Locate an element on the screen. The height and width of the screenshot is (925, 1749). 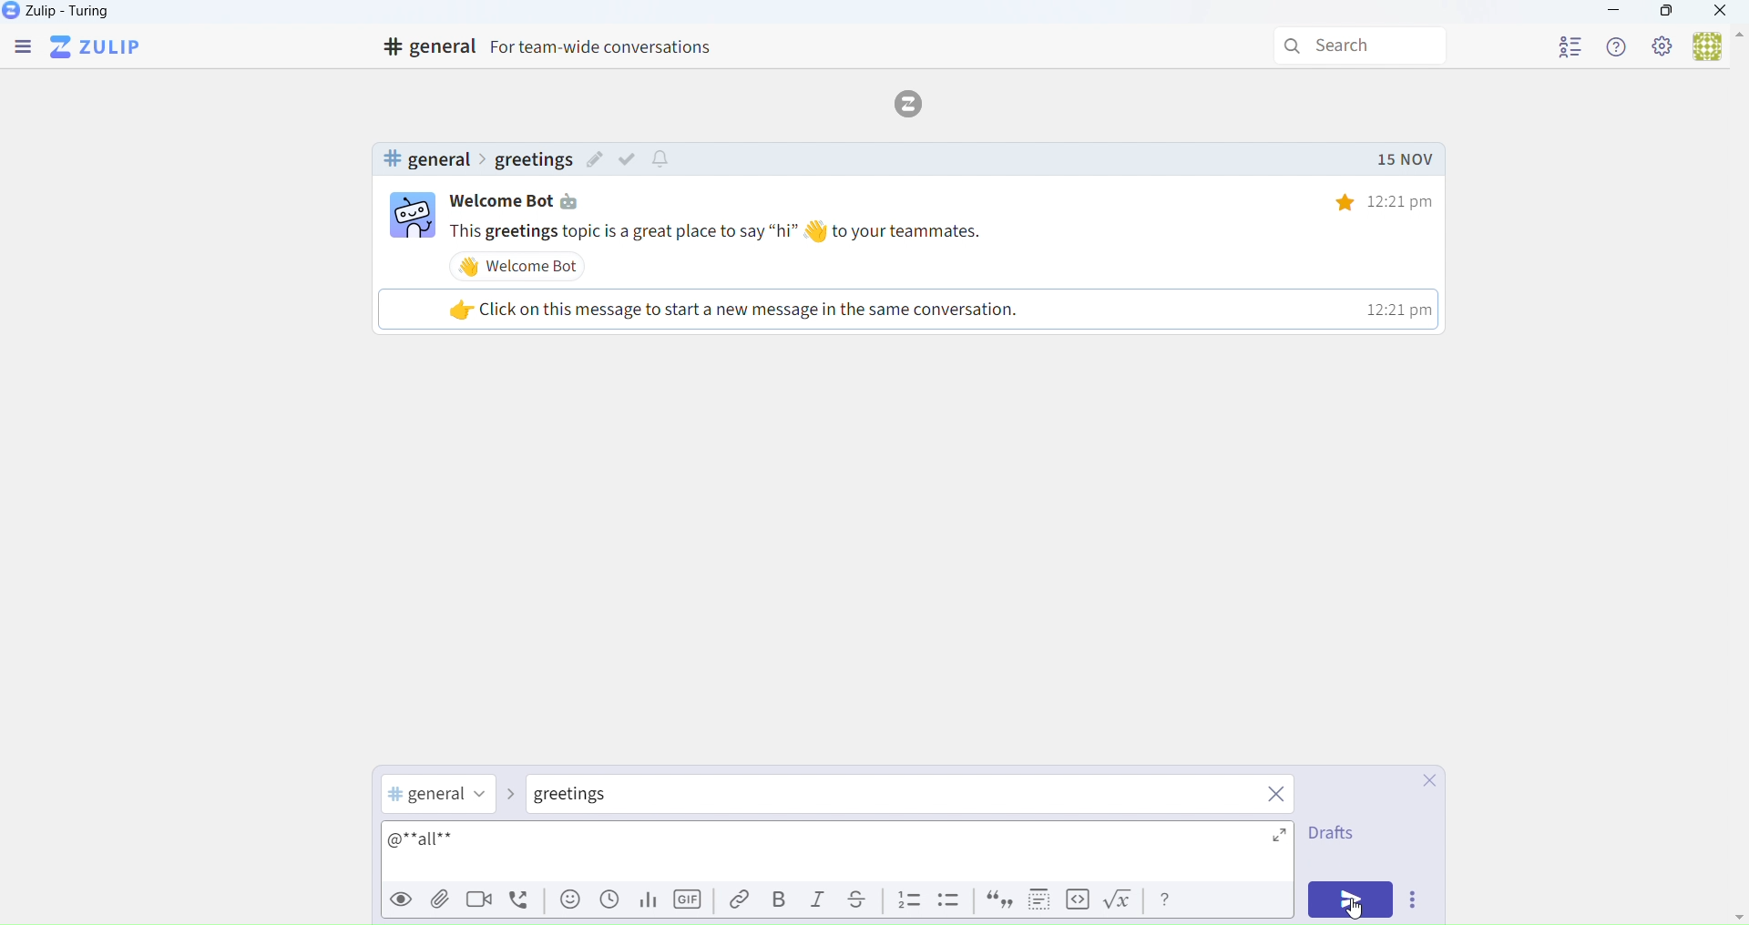
VideoCall is located at coordinates (483, 902).